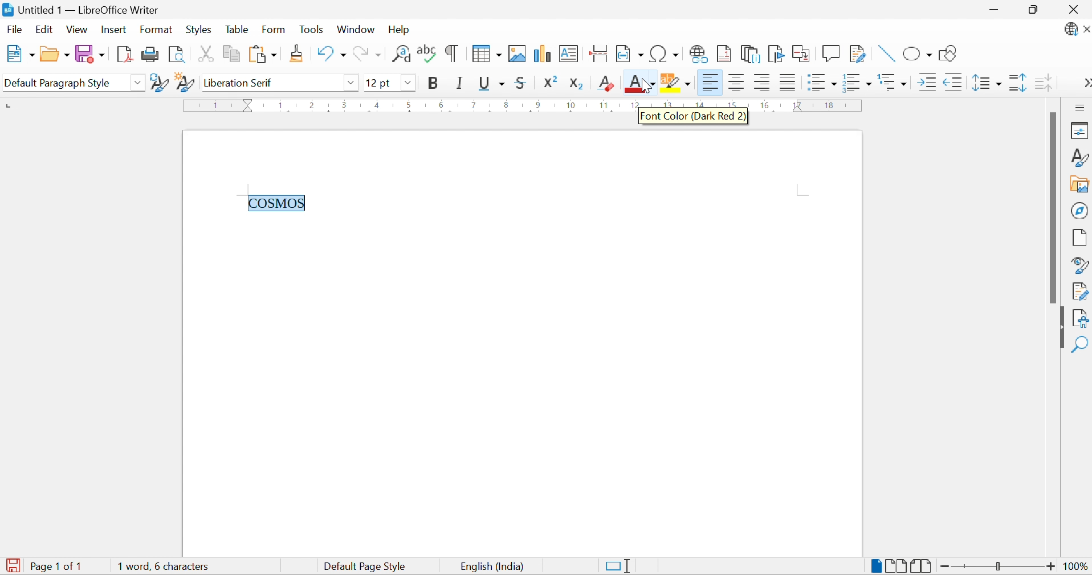  What do you see at coordinates (597, 53) in the screenshot?
I see `Insert Page Break` at bounding box center [597, 53].